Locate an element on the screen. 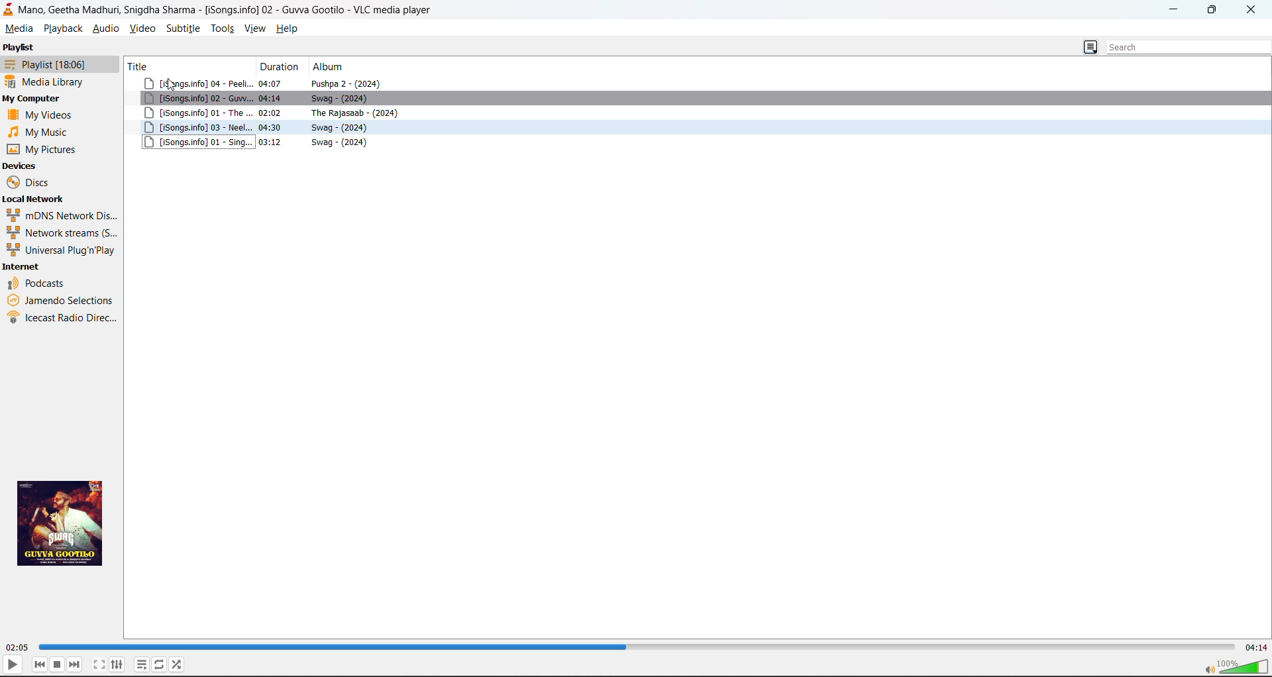 Image resolution: width=1272 pixels, height=677 pixels. videos is located at coordinates (43, 114).